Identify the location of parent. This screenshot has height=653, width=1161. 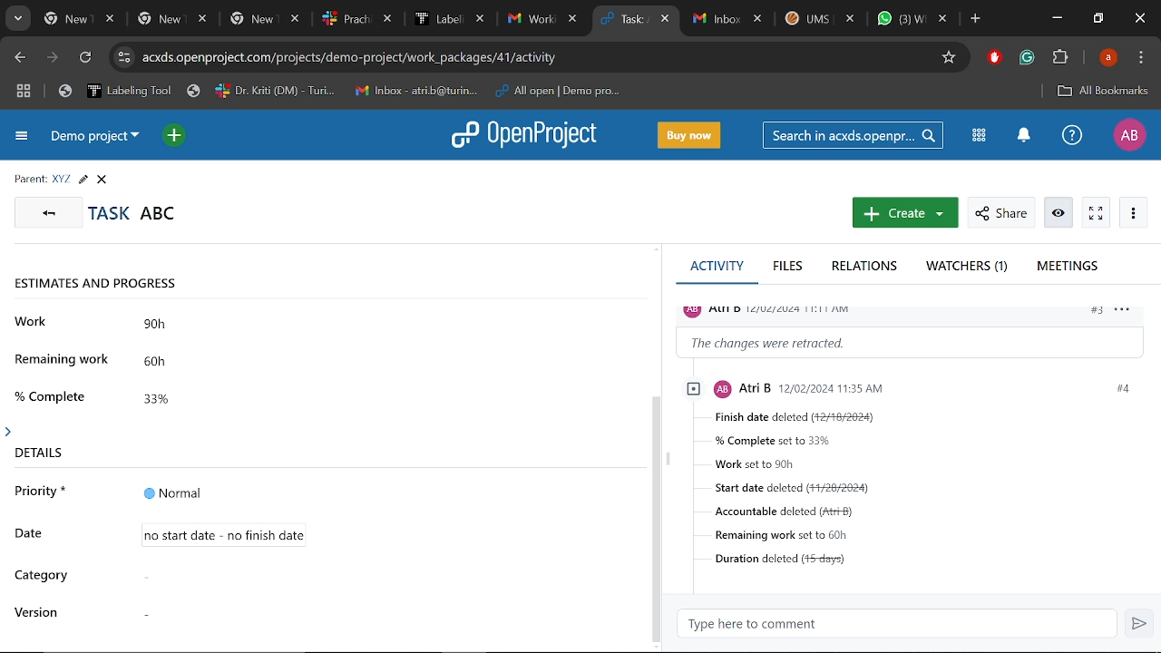
(30, 180).